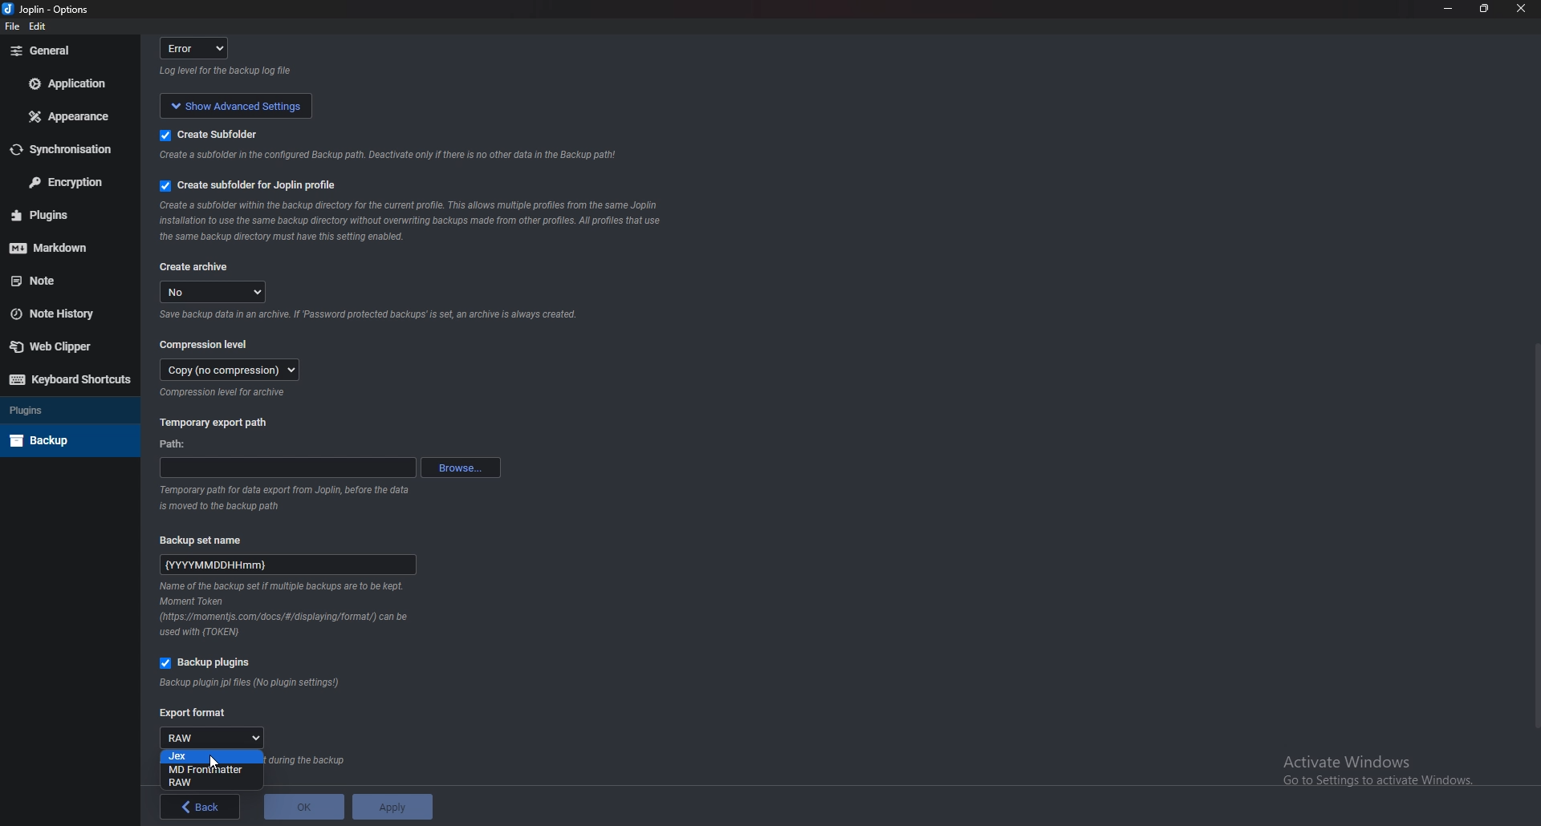  Describe the element at coordinates (63, 314) in the screenshot. I see `Note history` at that location.